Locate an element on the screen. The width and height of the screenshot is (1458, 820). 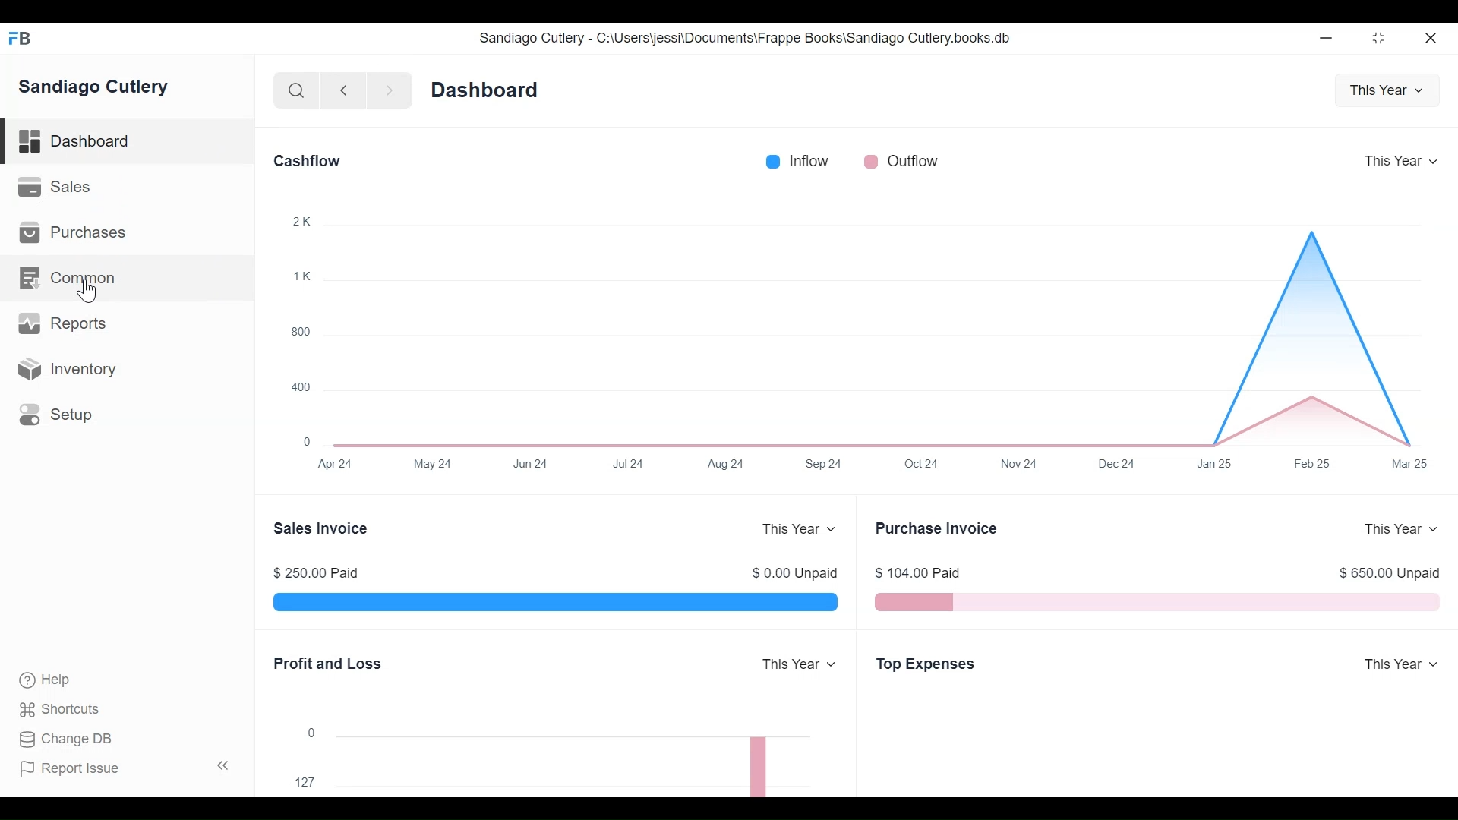
minimize is located at coordinates (1380, 37).